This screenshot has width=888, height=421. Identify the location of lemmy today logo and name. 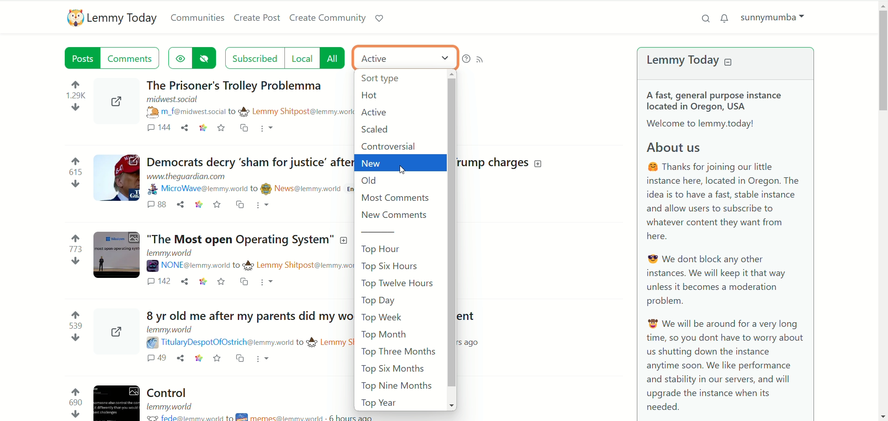
(111, 18).